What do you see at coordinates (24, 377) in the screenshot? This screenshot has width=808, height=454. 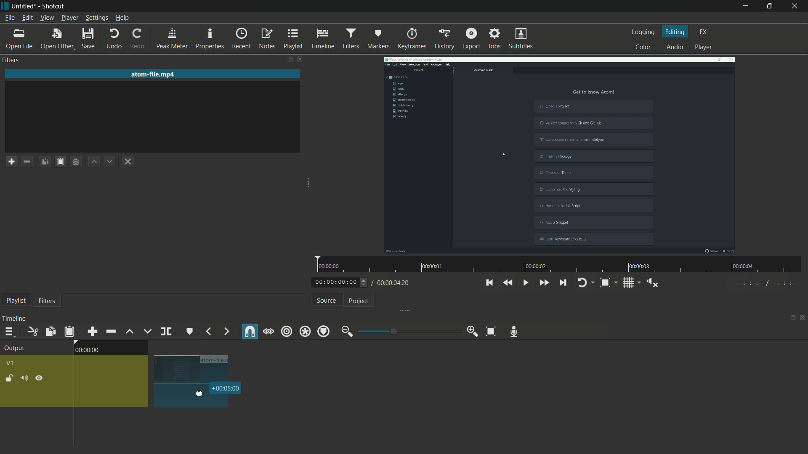 I see `mute/unmute` at bounding box center [24, 377].